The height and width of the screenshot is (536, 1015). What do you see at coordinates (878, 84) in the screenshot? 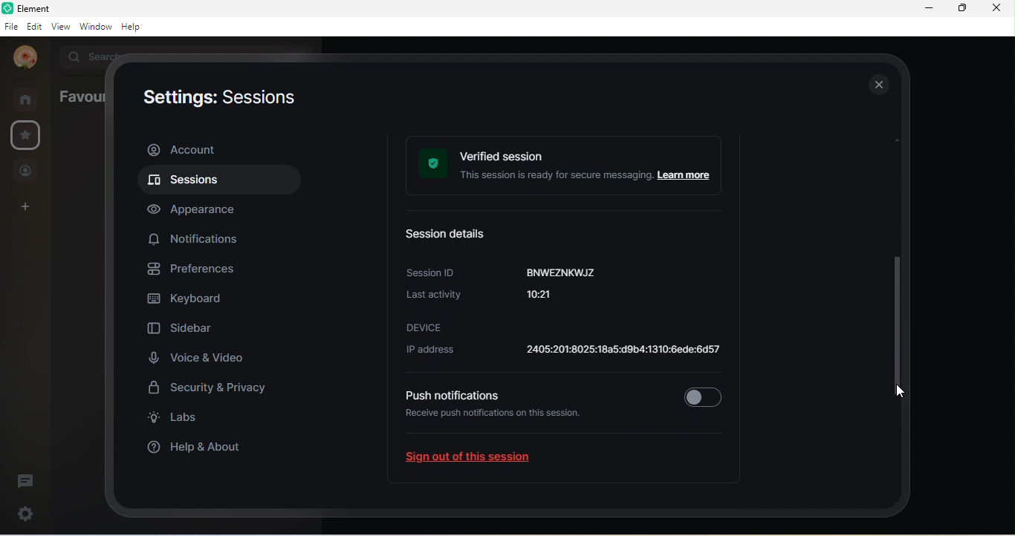
I see `close` at bounding box center [878, 84].